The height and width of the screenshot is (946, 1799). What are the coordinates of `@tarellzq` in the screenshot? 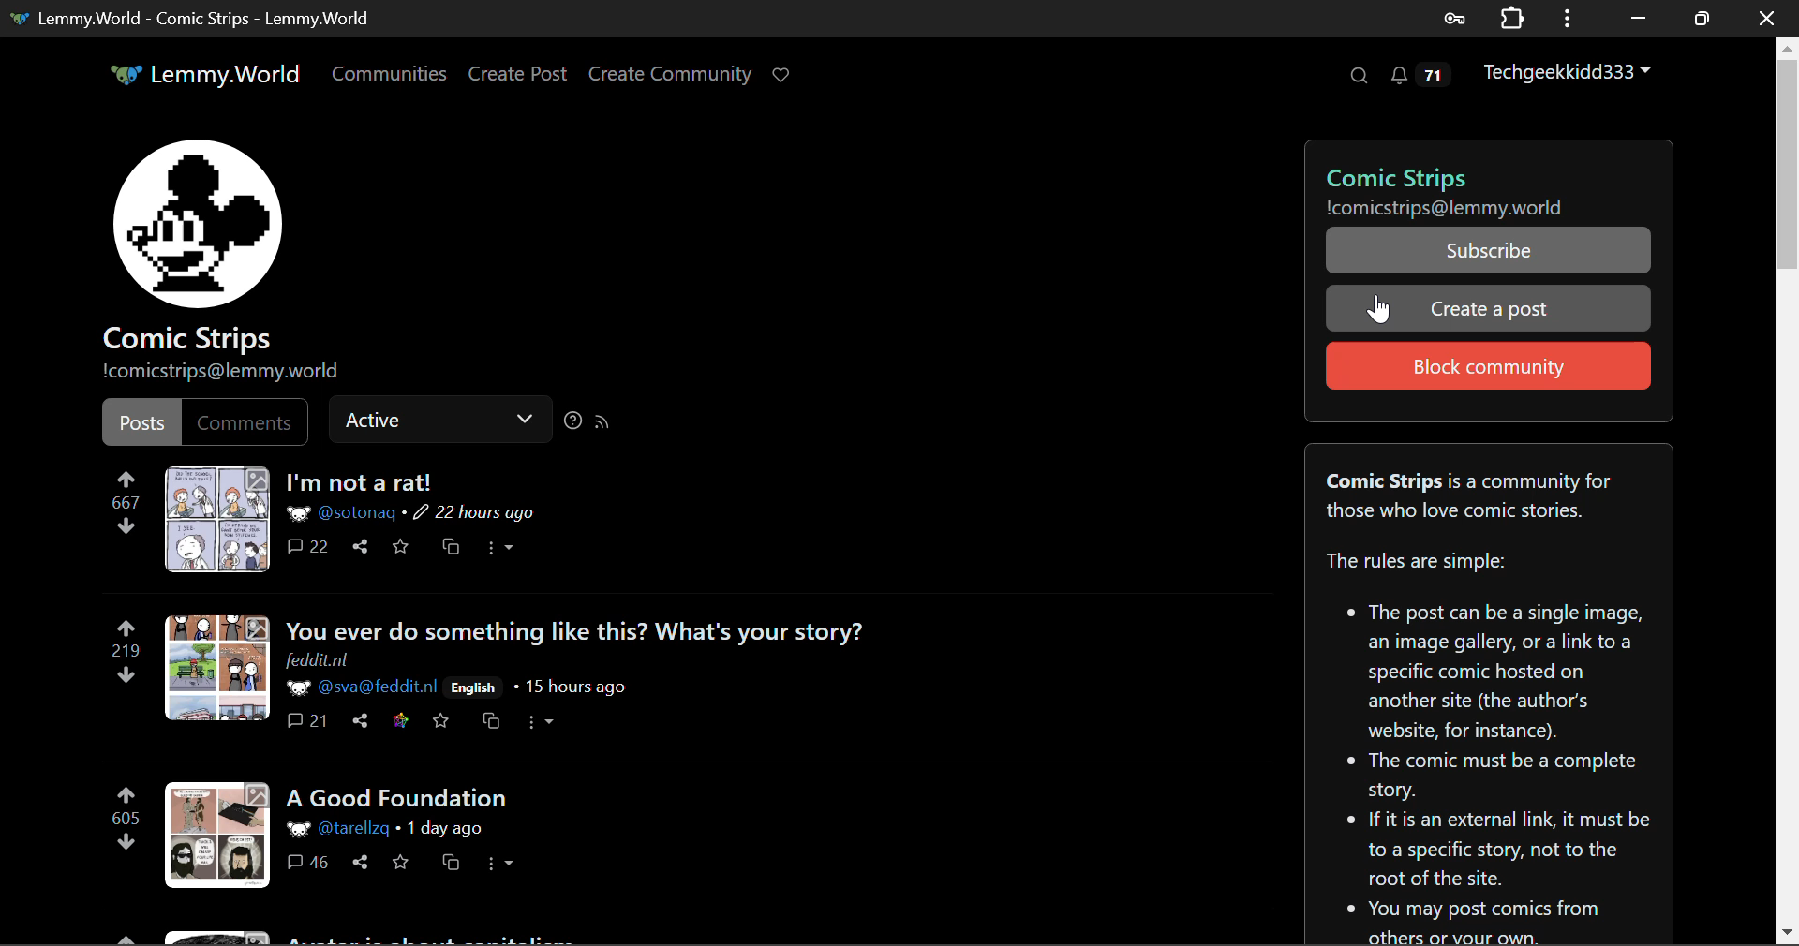 It's located at (342, 828).